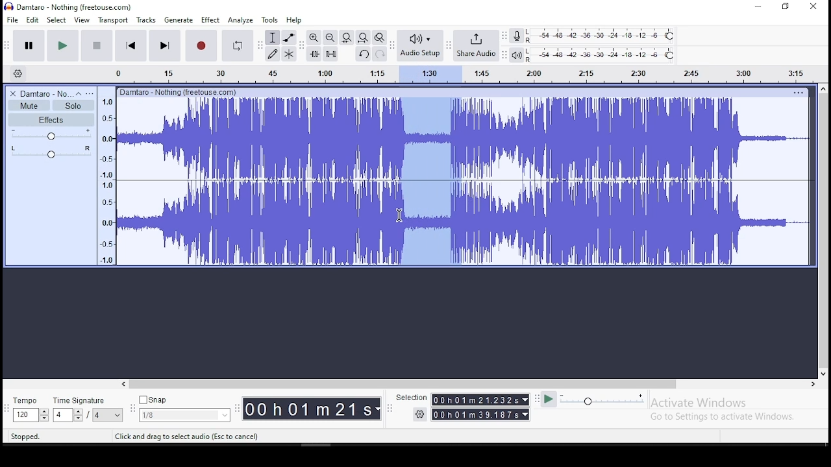 This screenshot has width=831, height=467. I want to click on zoom out, so click(330, 37).